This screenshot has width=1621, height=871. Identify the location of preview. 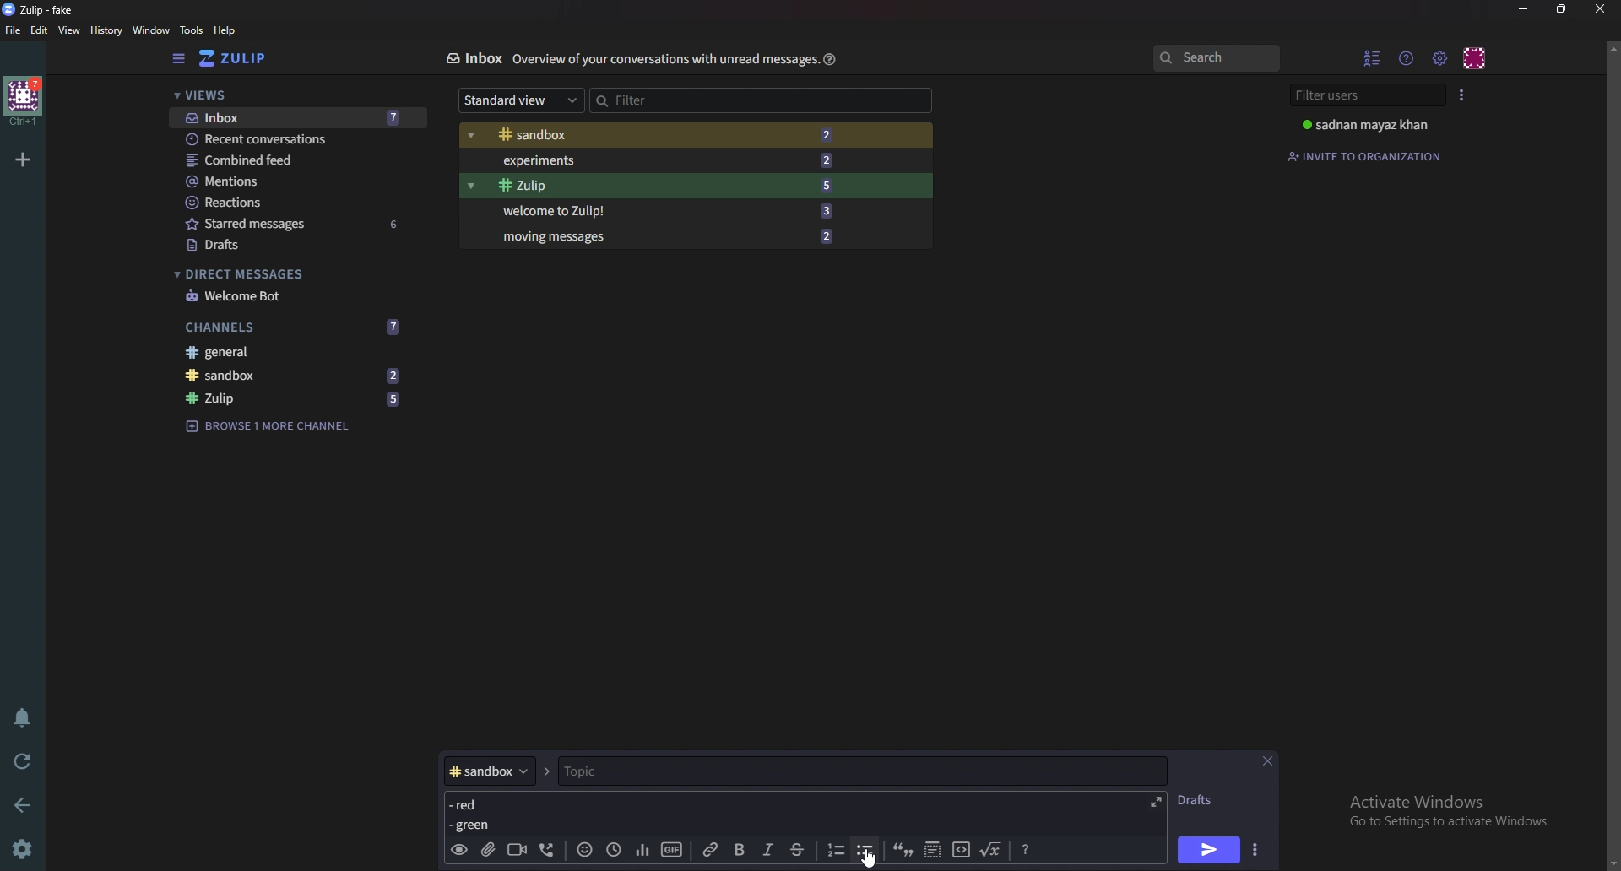
(458, 851).